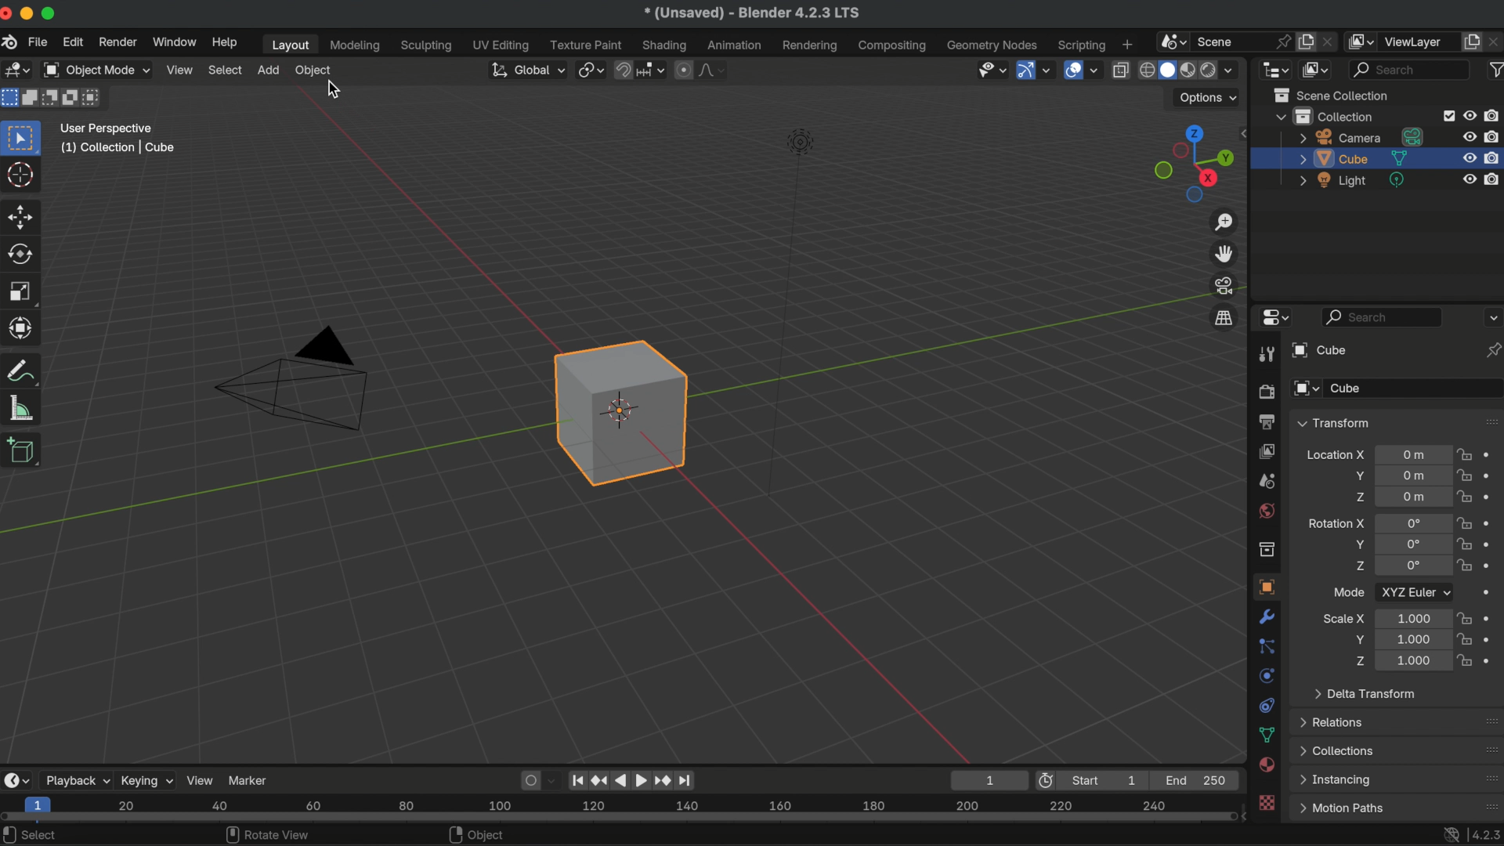 The image size is (1504, 846). What do you see at coordinates (578, 778) in the screenshot?
I see `jumpo to endpoint` at bounding box center [578, 778].